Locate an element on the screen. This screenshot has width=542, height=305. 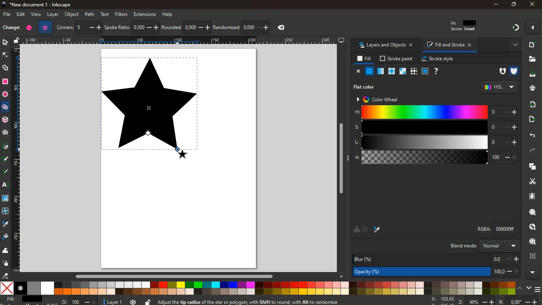
files is located at coordinates (530, 59).